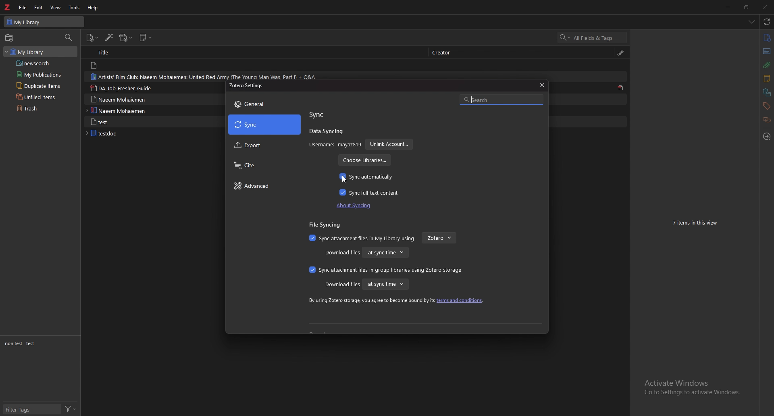  Describe the element at coordinates (385, 285) in the screenshot. I see `at sync time` at that location.